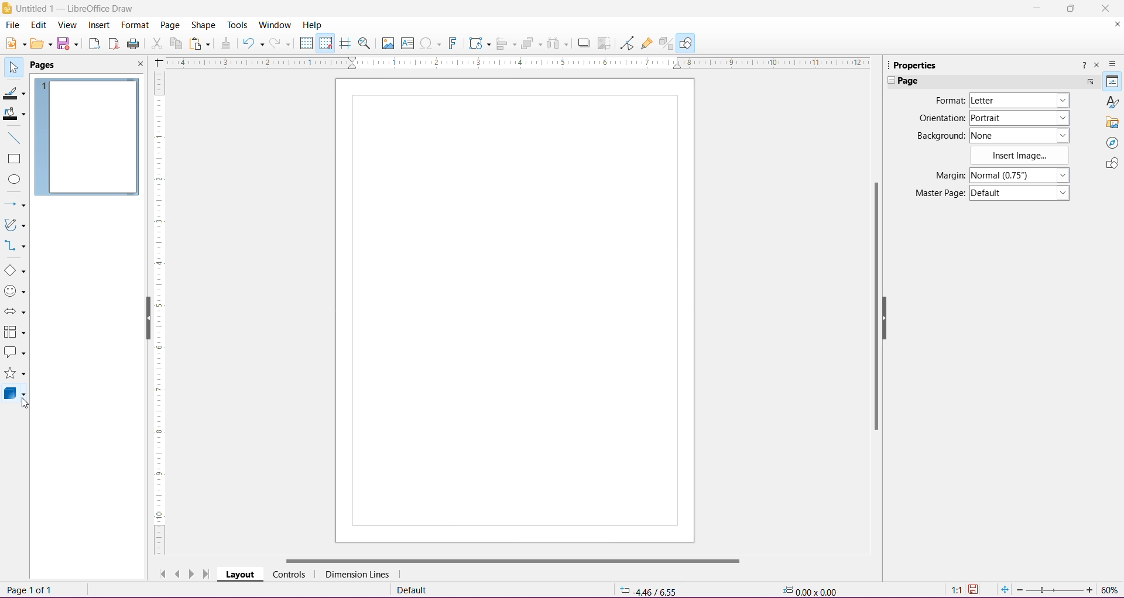 Image resolution: width=1124 pixels, height=598 pixels. Describe the element at coordinates (15, 205) in the screenshot. I see `Lines and Arrows` at that location.